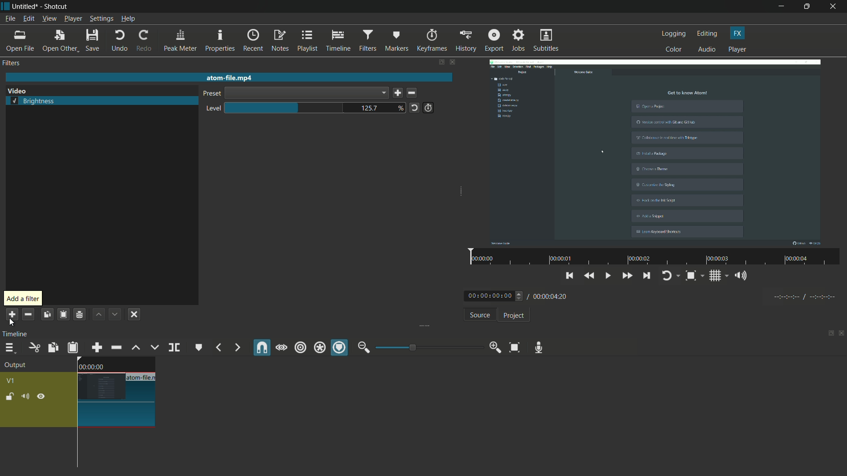 This screenshot has width=847, height=476. What do you see at coordinates (628, 277) in the screenshot?
I see `quickly play forward` at bounding box center [628, 277].